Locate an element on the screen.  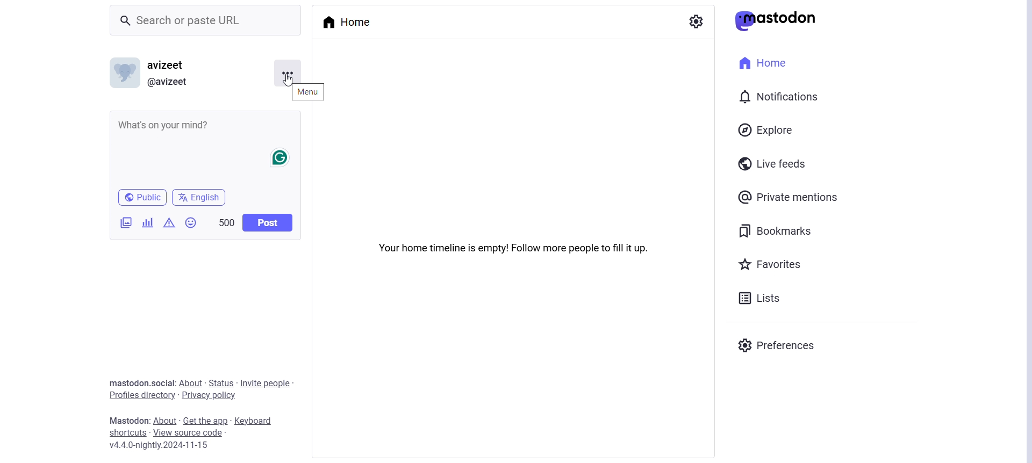
Preferences is located at coordinates (778, 343).